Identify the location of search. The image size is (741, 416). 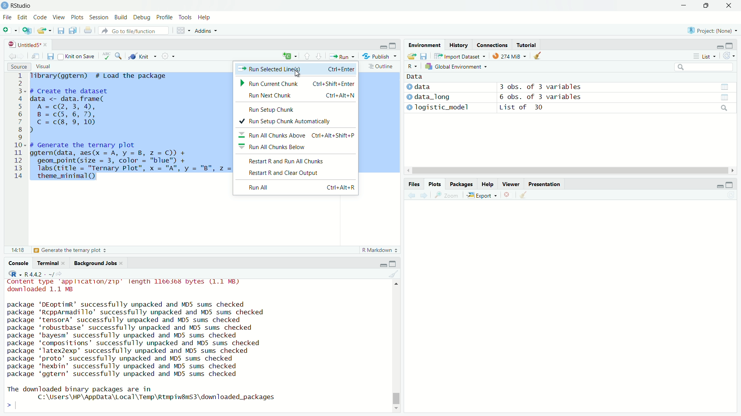
(120, 56).